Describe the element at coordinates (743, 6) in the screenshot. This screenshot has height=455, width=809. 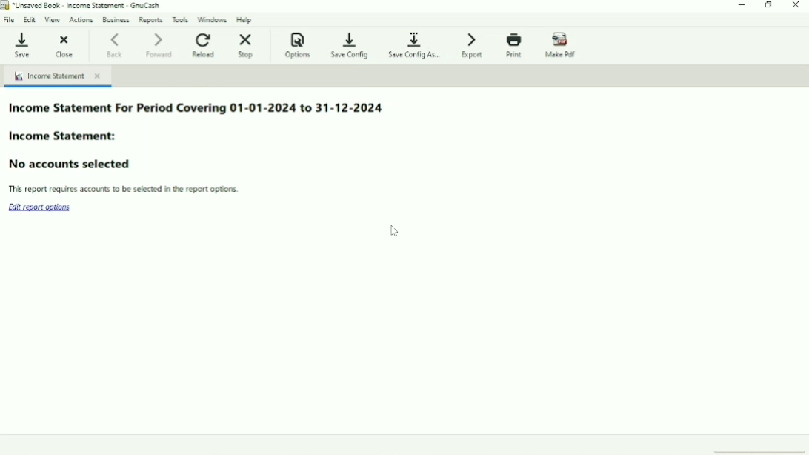
I see `Minimize` at that location.